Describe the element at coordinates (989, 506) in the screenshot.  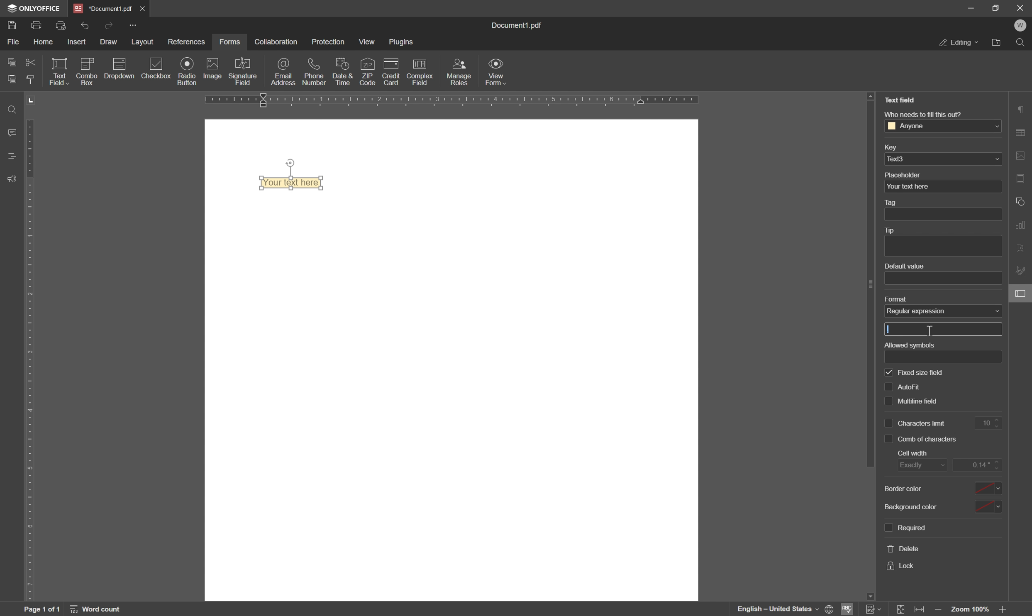
I see `select background color` at that location.